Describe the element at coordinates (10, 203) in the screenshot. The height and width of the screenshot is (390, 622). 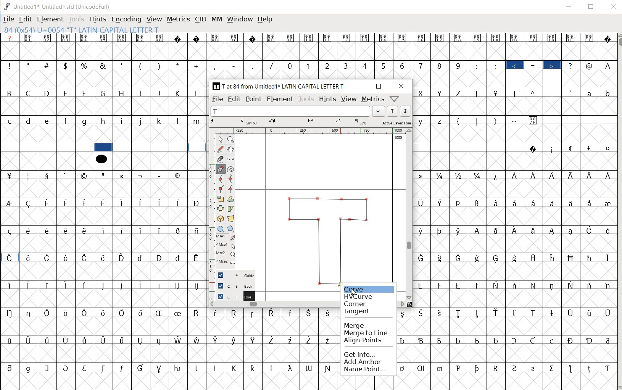
I see `Symbol` at that location.